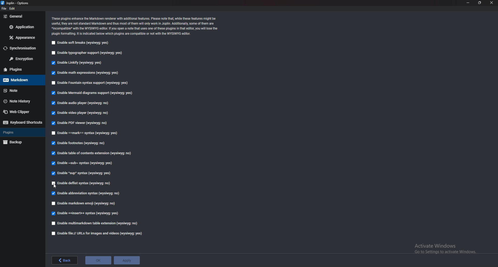 Image resolution: width=498 pixels, height=267 pixels. What do you see at coordinates (15, 3) in the screenshot?
I see `options` at bounding box center [15, 3].